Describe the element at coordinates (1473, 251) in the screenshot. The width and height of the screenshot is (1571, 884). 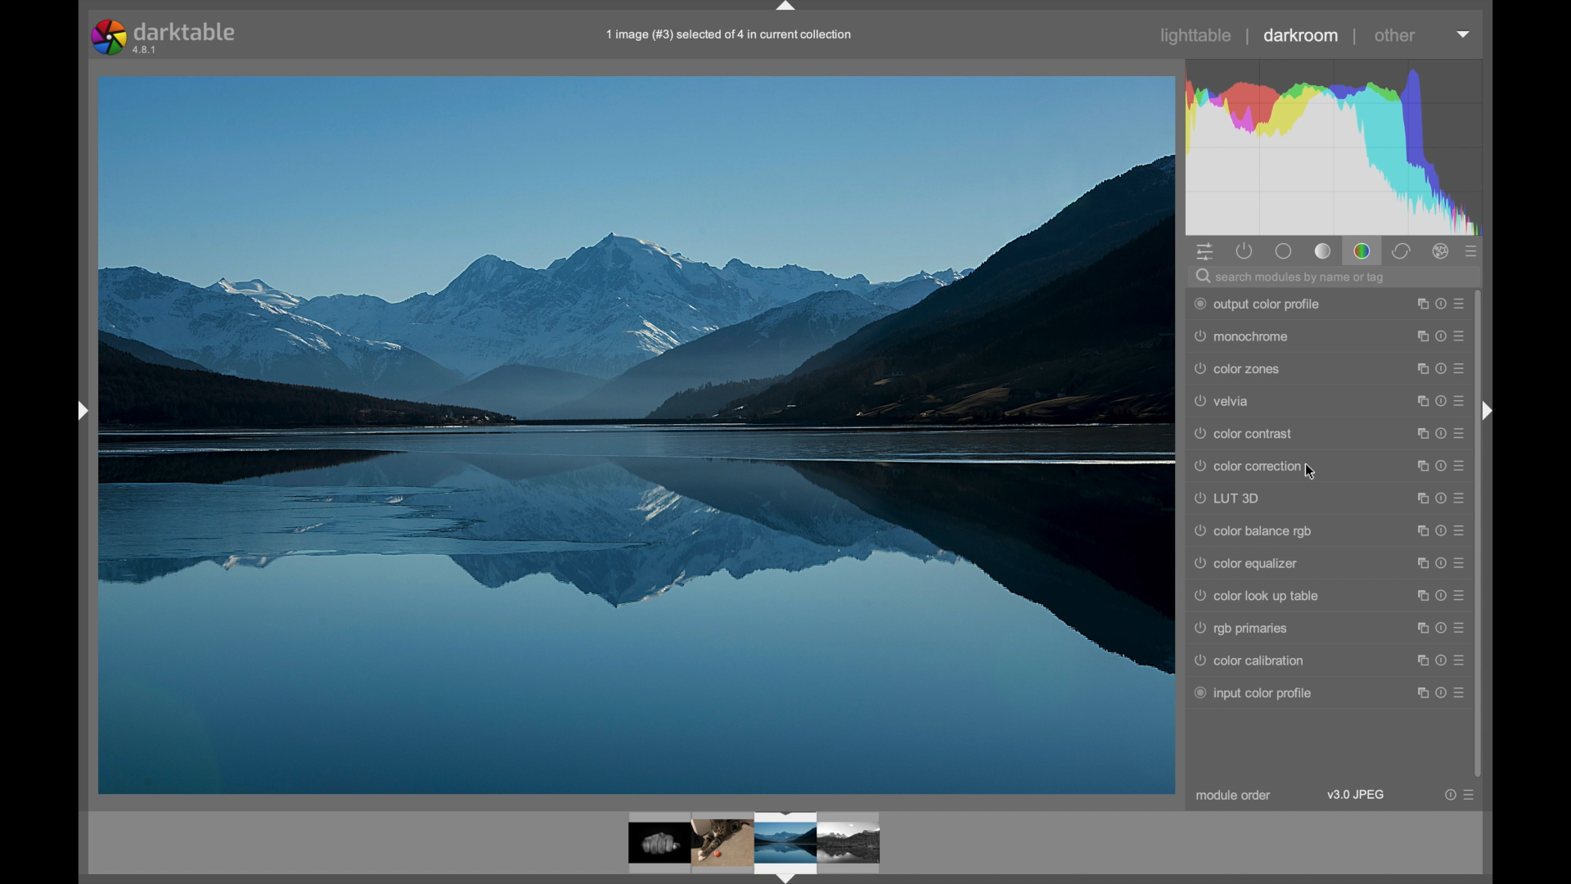
I see `show all options` at that location.